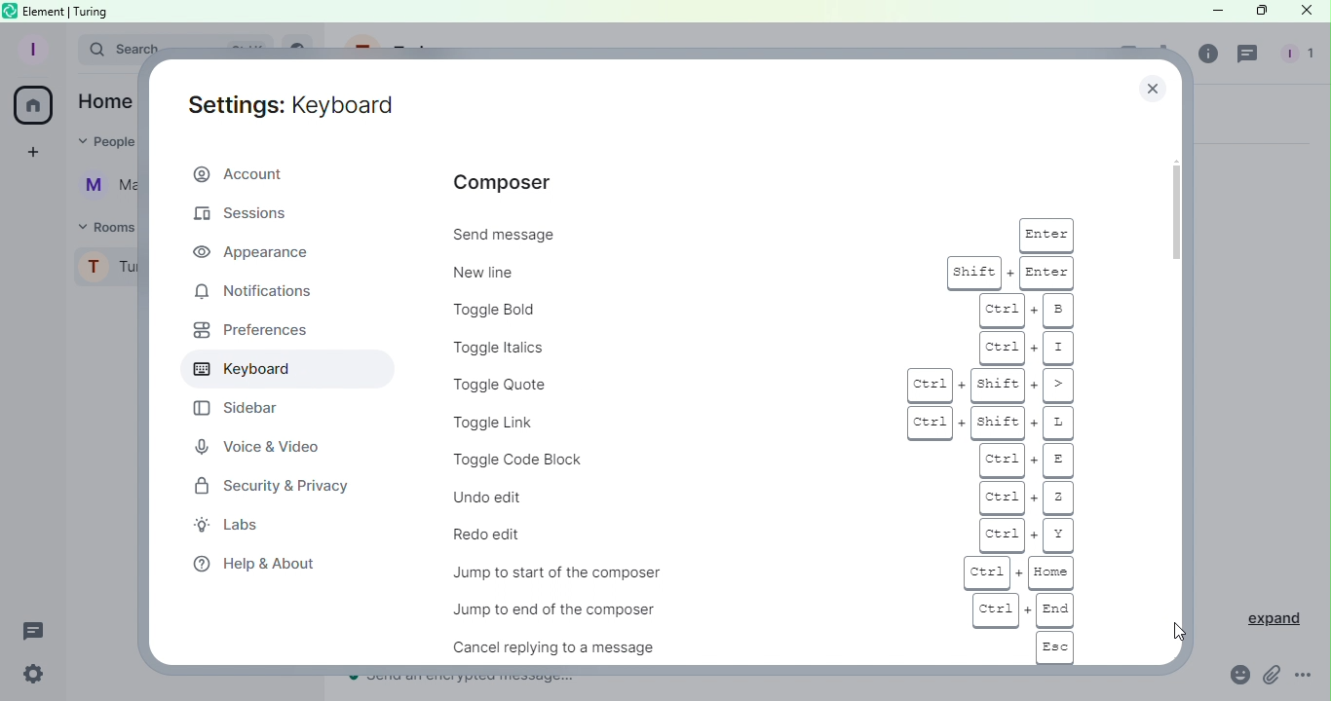 The height and width of the screenshot is (701, 1331). I want to click on Cancel replying to a message, so click(630, 646).